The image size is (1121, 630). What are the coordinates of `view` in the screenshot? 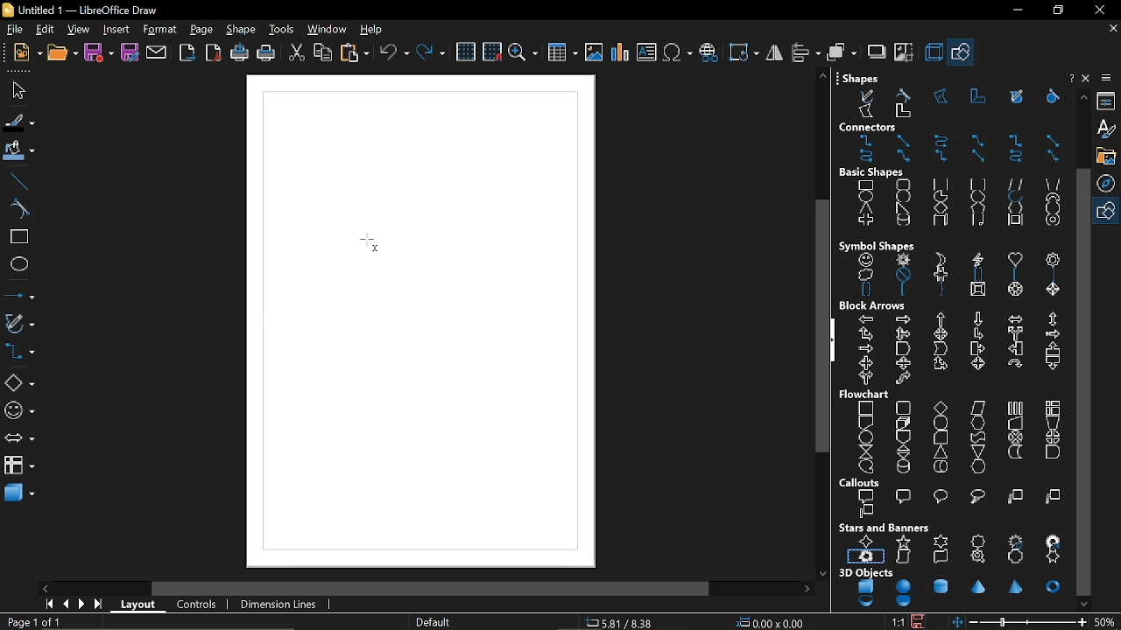 It's located at (81, 30).